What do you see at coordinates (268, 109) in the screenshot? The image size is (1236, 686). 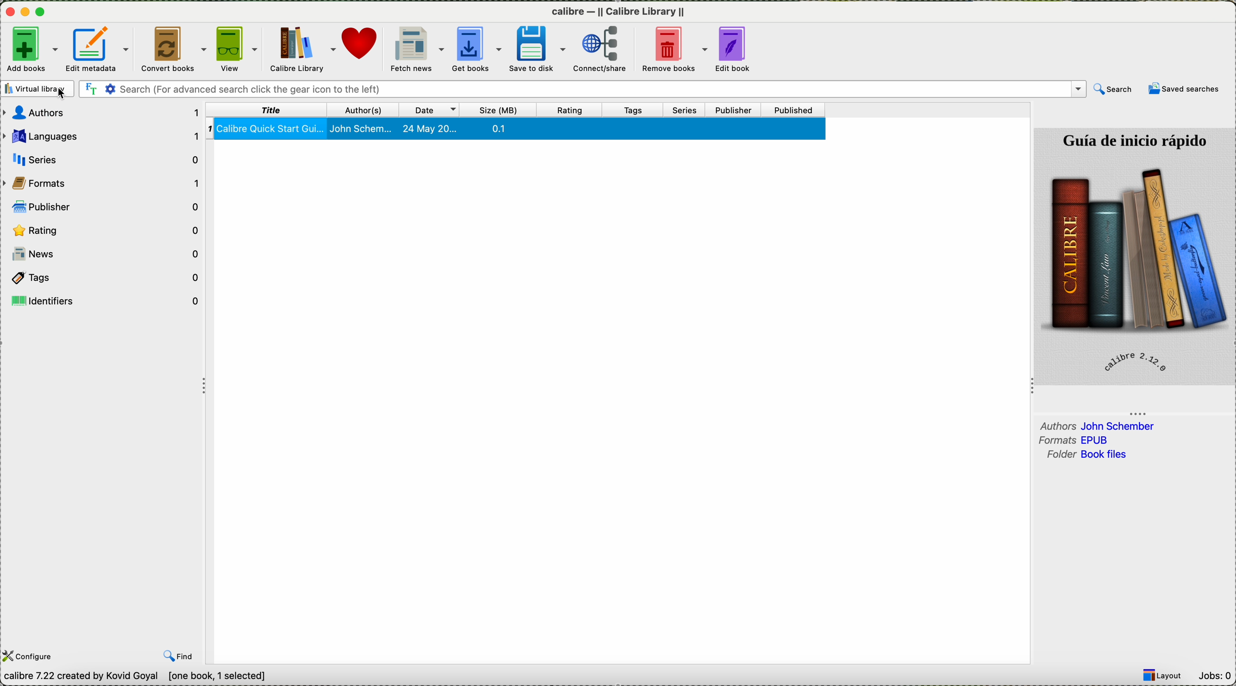 I see `title` at bounding box center [268, 109].